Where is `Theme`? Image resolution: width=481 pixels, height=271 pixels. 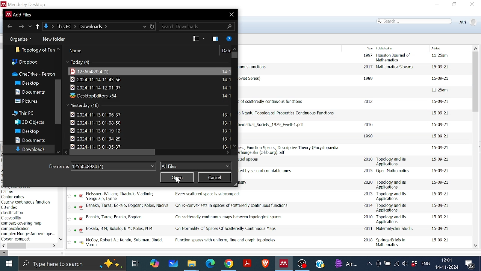
Theme is located at coordinates (214, 38).